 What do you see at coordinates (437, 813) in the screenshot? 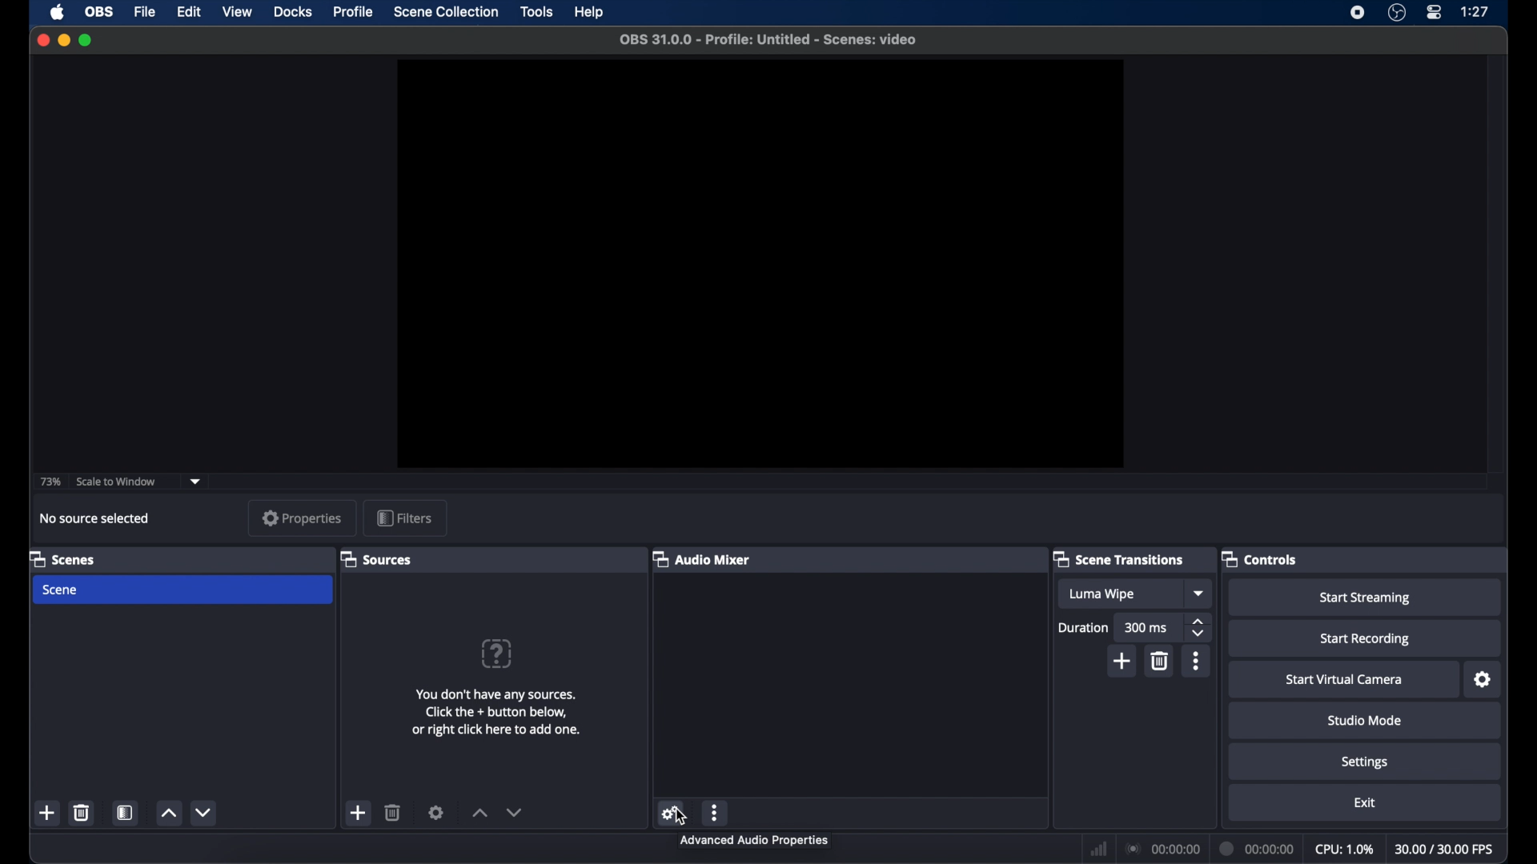
I see `settings` at bounding box center [437, 813].